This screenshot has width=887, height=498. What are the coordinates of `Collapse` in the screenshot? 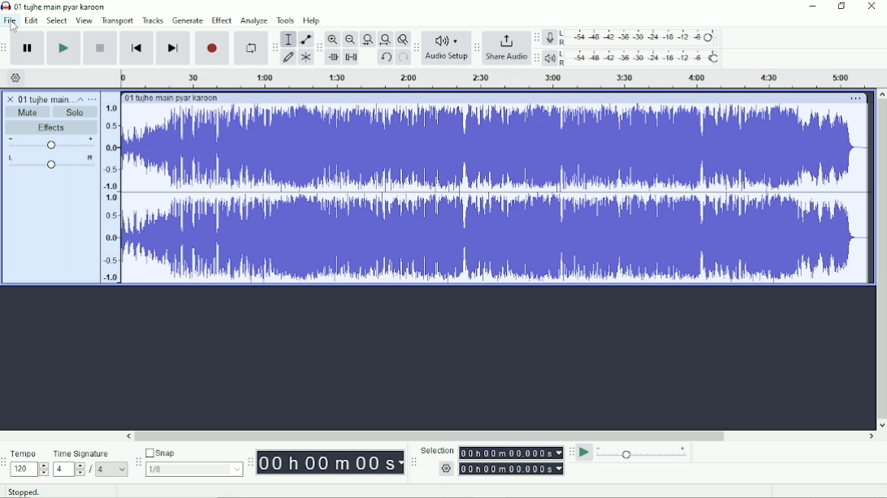 It's located at (80, 99).